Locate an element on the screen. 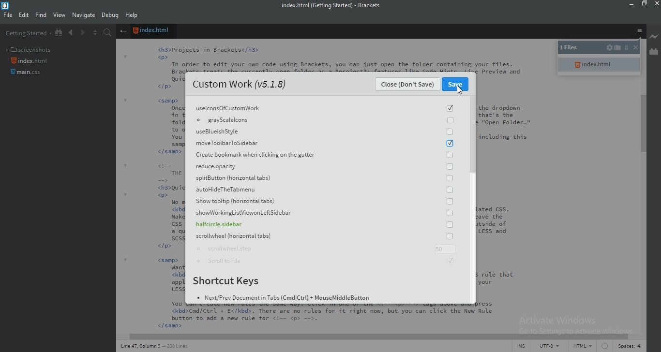 The width and height of the screenshot is (661, 352). splitButton (horizontal tabs) is located at coordinates (323, 179).